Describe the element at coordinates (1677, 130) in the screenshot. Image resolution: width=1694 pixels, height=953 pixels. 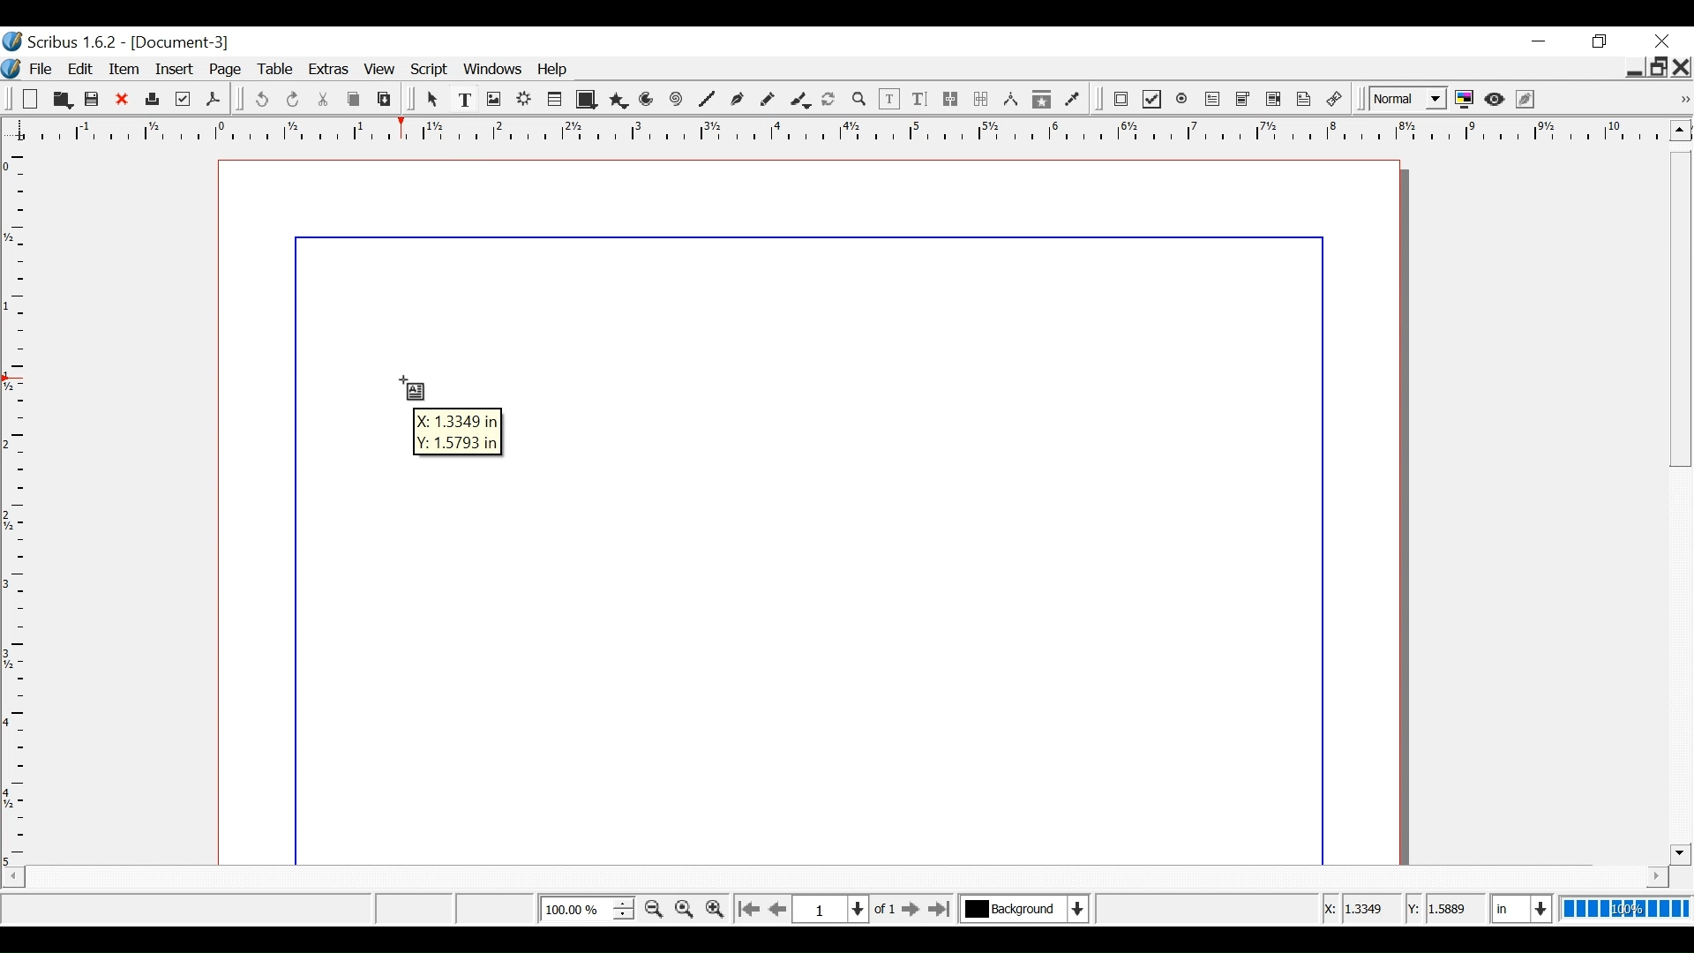
I see `Scroll up` at that location.